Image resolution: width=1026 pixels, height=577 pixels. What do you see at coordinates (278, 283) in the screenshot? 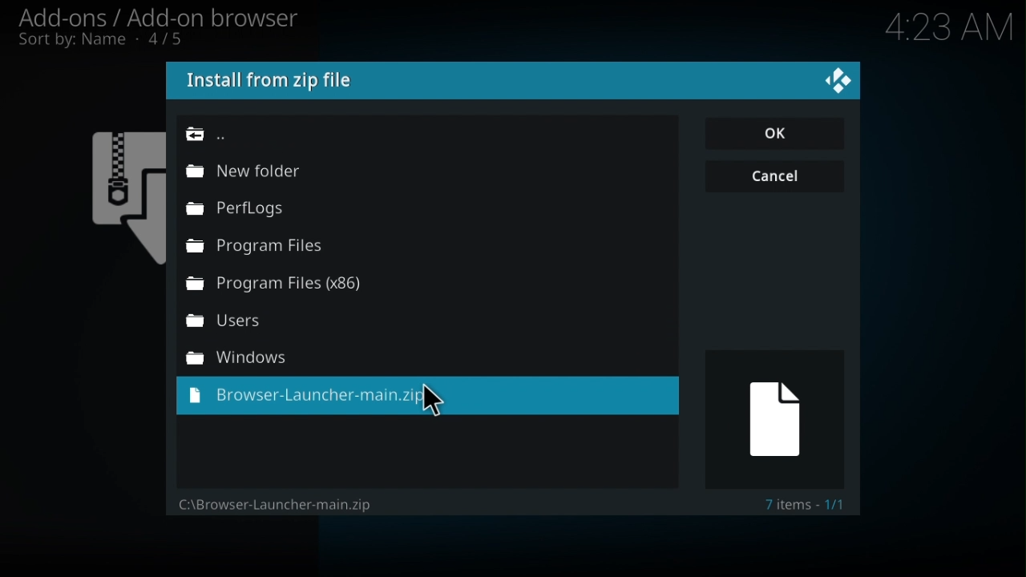
I see `Program files` at bounding box center [278, 283].